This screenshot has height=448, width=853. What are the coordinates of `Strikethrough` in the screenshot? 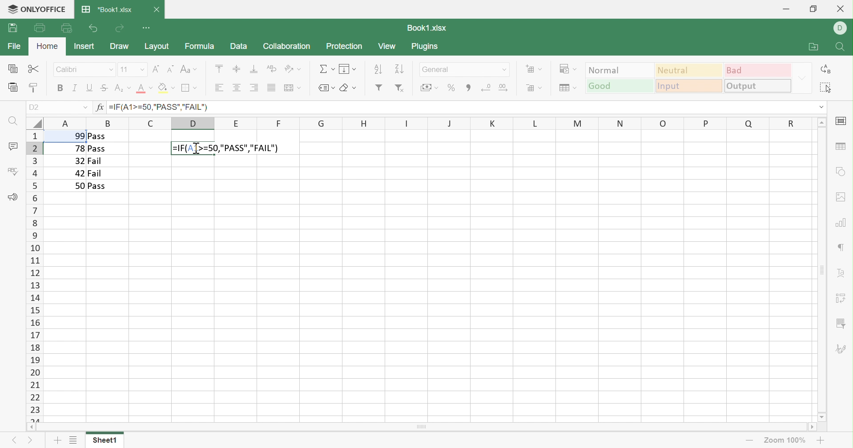 It's located at (104, 88).